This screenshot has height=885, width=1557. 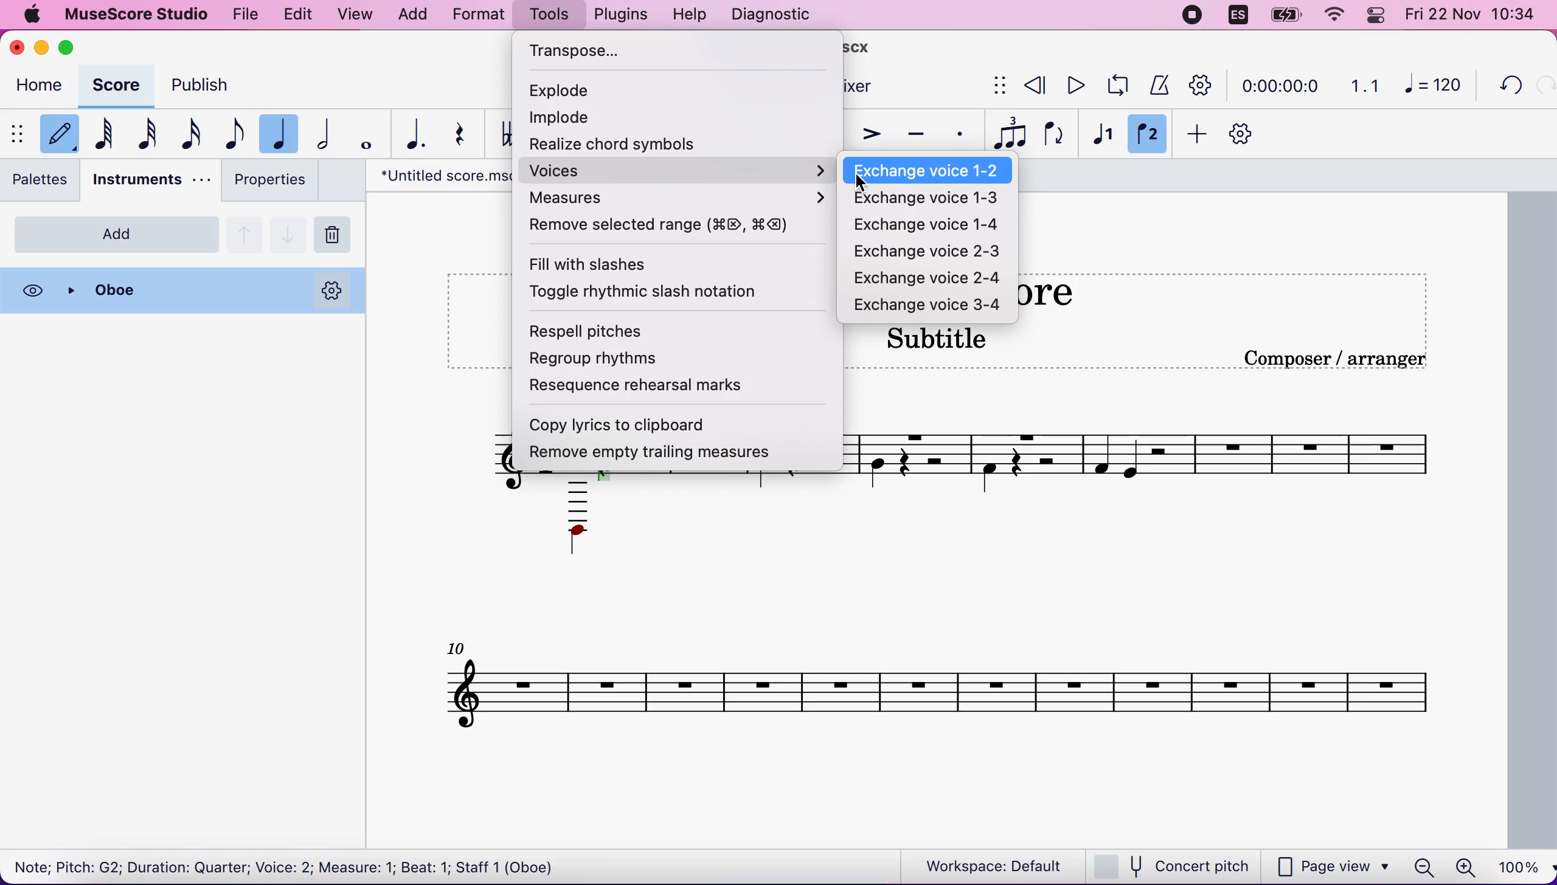 What do you see at coordinates (614, 331) in the screenshot?
I see `respell pitches` at bounding box center [614, 331].